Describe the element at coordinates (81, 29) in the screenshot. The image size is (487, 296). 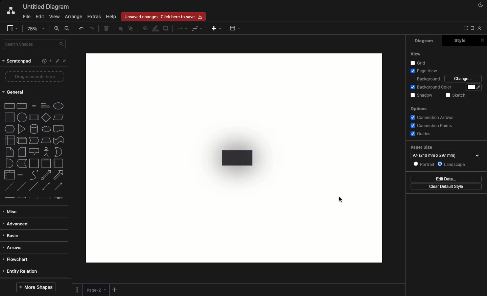
I see `Undo` at that location.